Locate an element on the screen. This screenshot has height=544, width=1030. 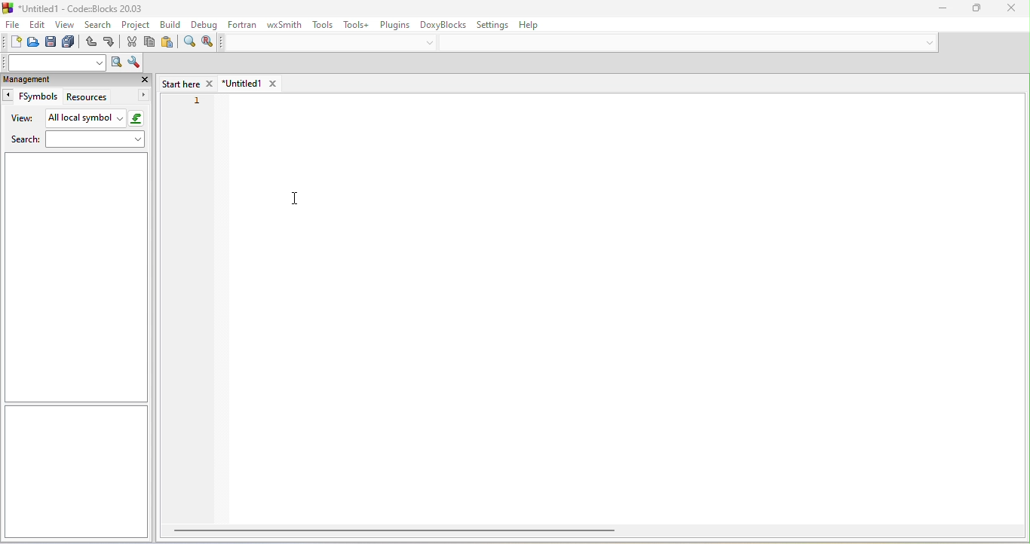
dropdown is located at coordinates (428, 44).